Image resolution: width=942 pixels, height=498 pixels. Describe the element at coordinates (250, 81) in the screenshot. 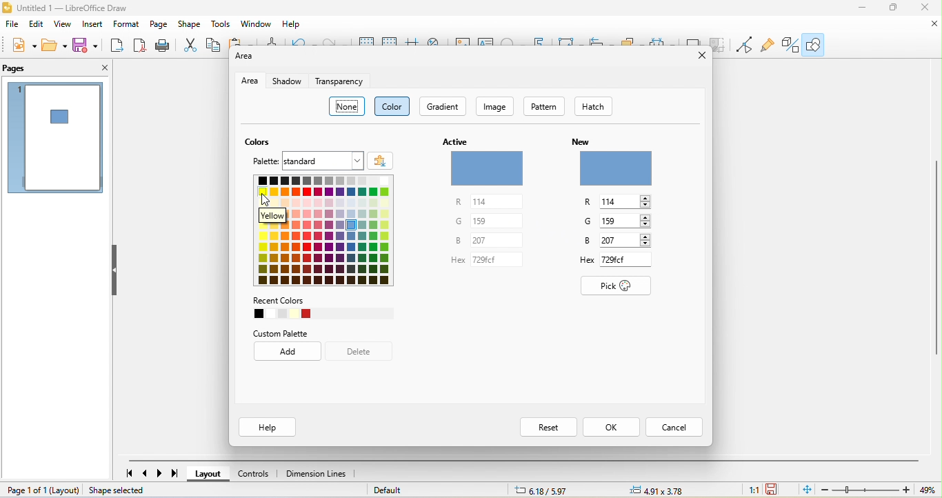

I see `area` at that location.